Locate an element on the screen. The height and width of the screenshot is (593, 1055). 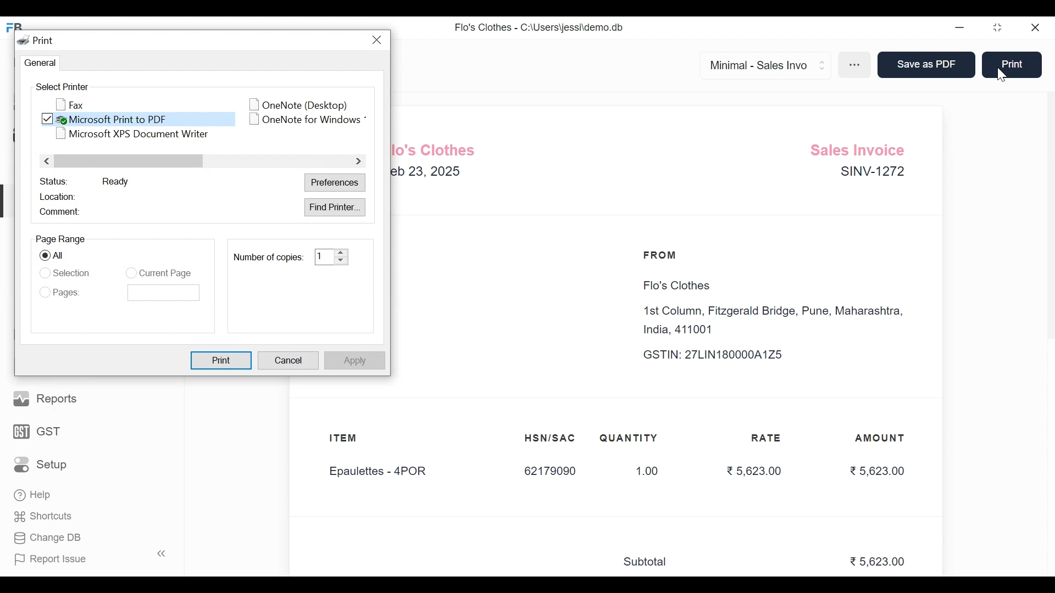
1.00 is located at coordinates (641, 472).